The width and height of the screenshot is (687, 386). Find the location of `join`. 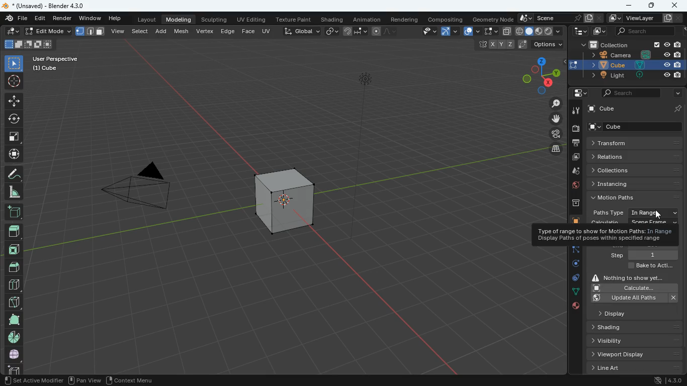

join is located at coordinates (356, 32).